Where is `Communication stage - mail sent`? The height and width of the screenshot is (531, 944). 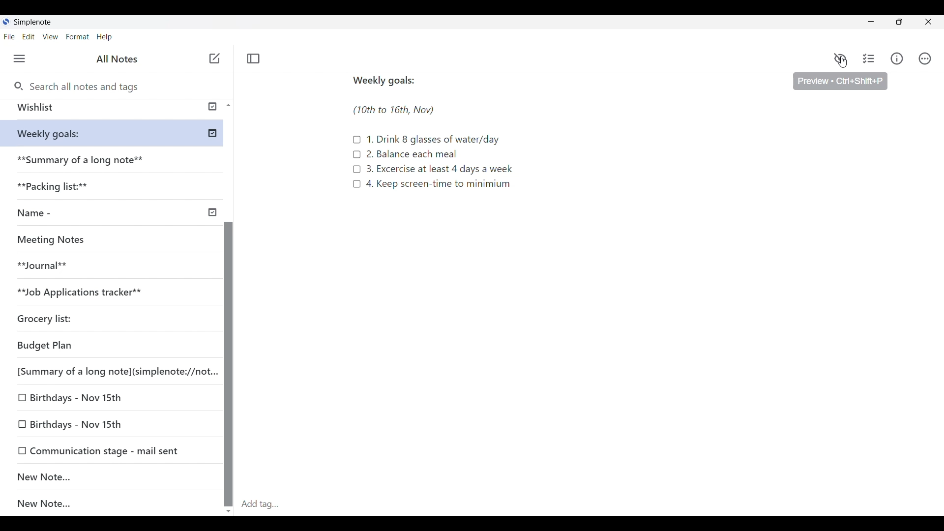
Communication stage - mail sent is located at coordinates (112, 450).